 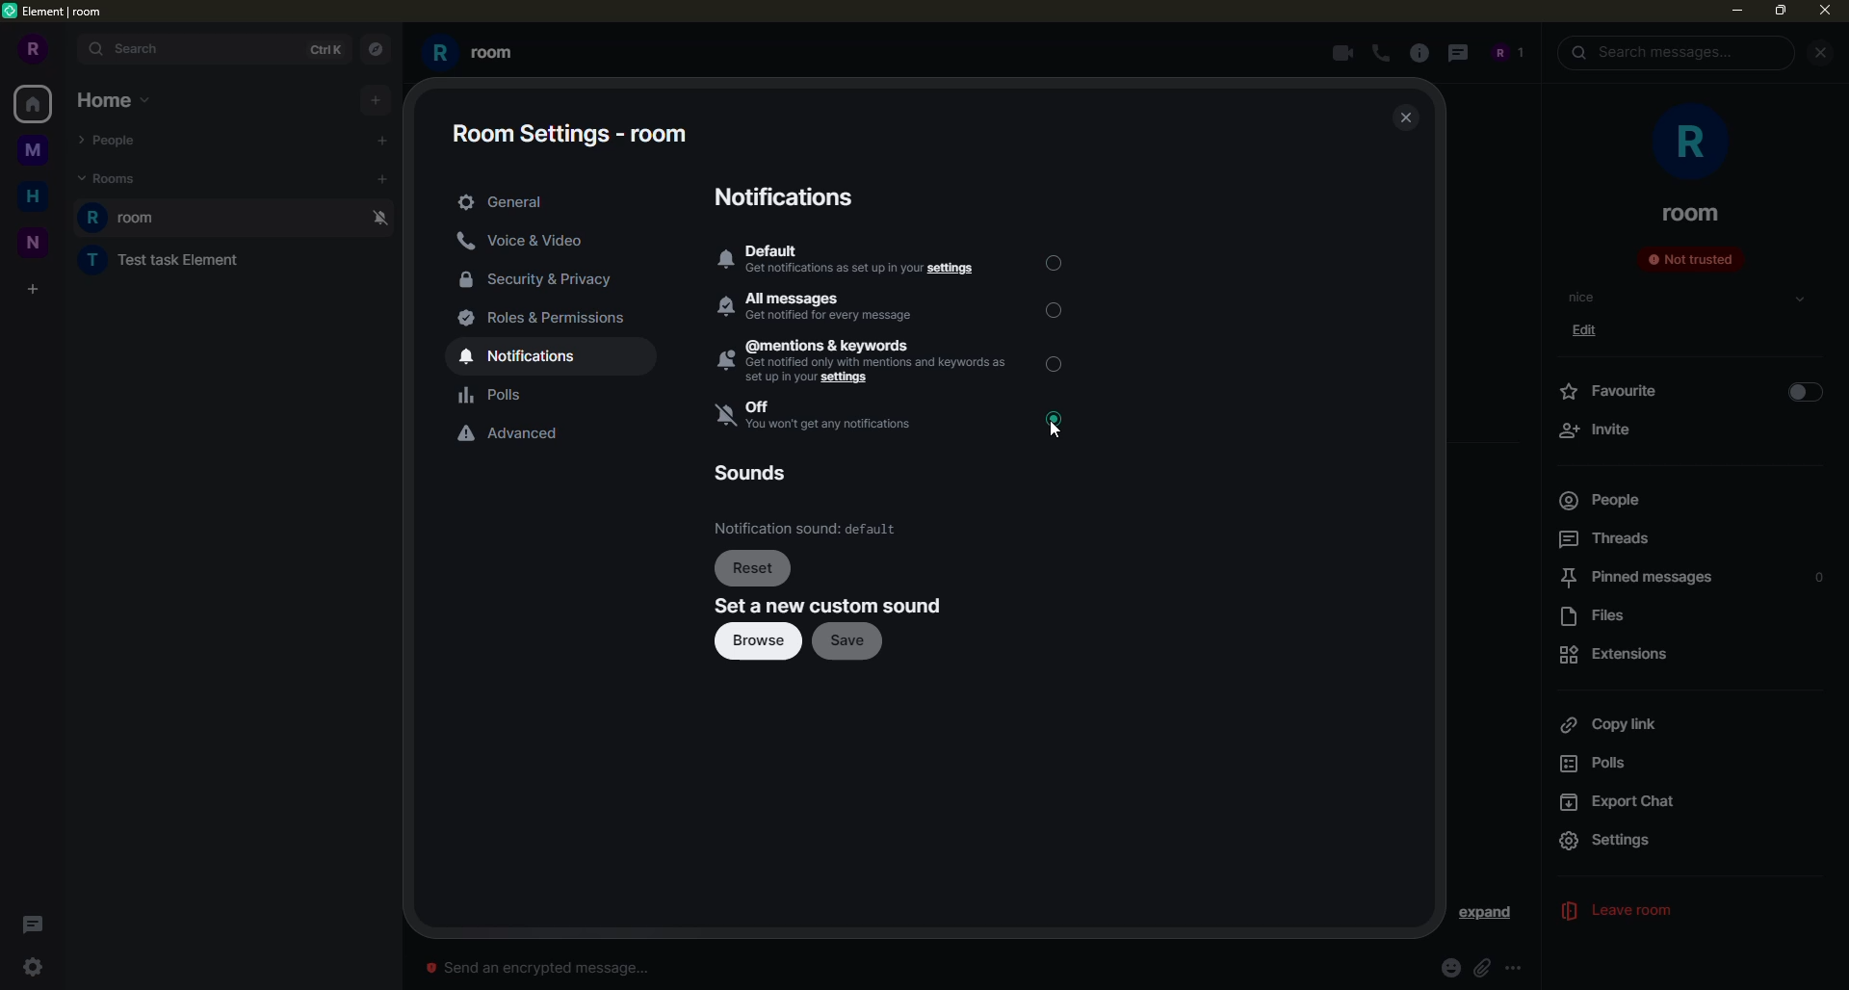 What do you see at coordinates (1516, 966) in the screenshot?
I see `options` at bounding box center [1516, 966].